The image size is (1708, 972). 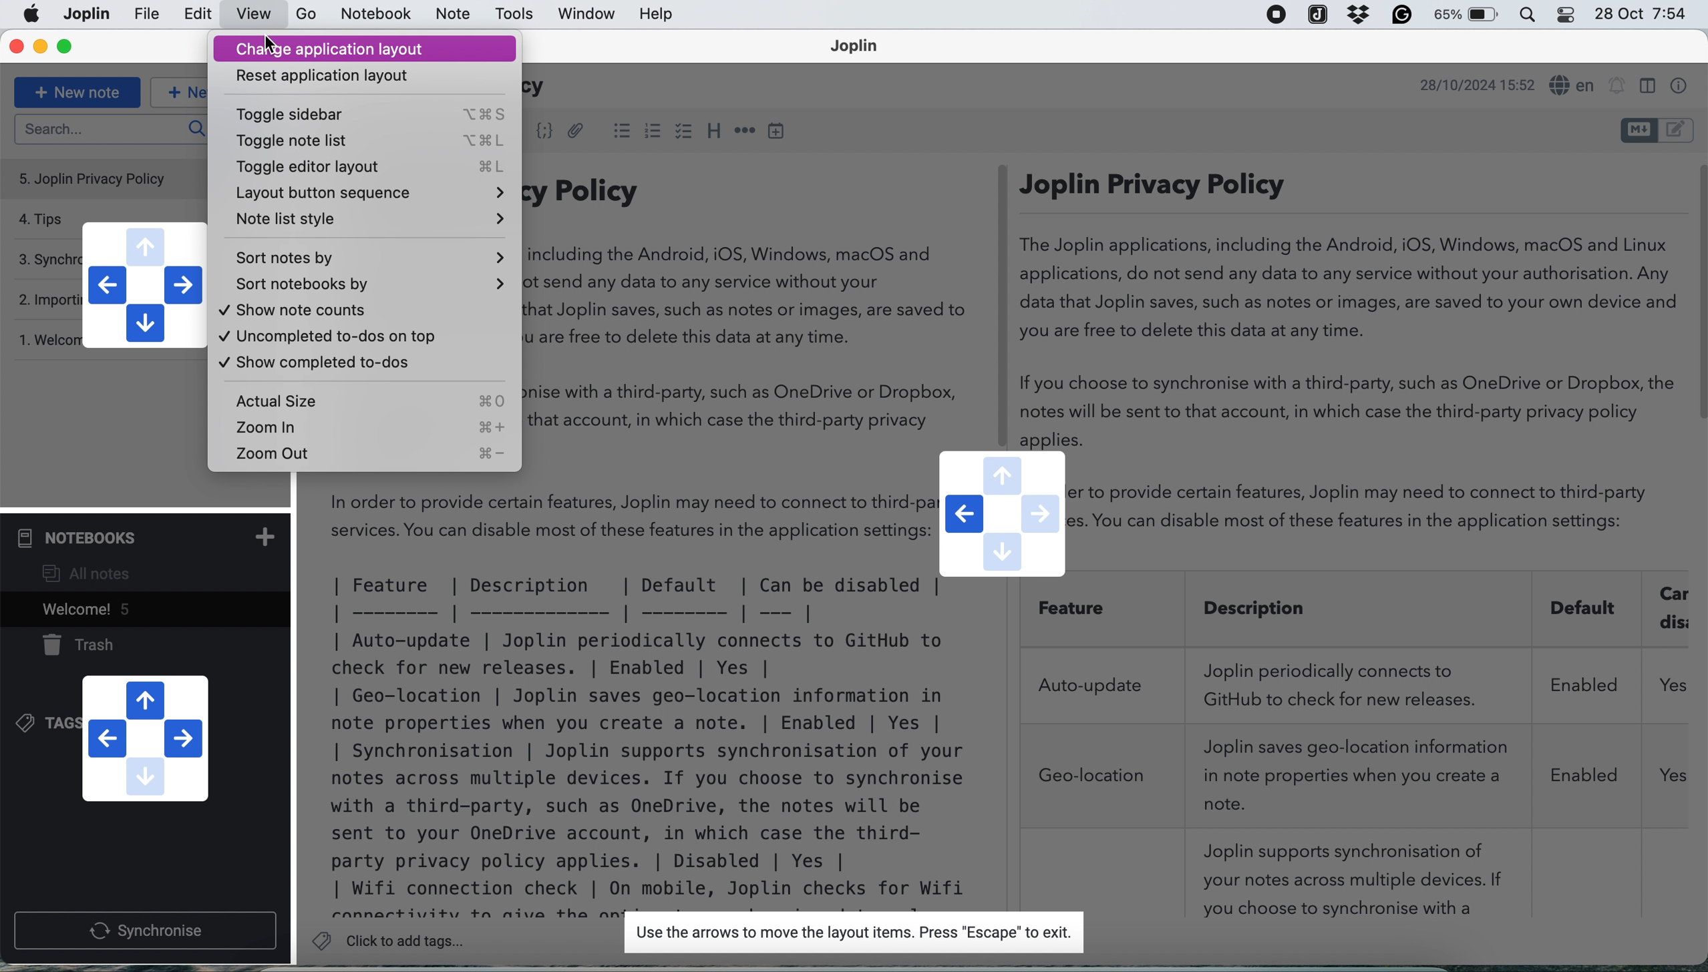 What do you see at coordinates (273, 43) in the screenshot?
I see `cursor` at bounding box center [273, 43].